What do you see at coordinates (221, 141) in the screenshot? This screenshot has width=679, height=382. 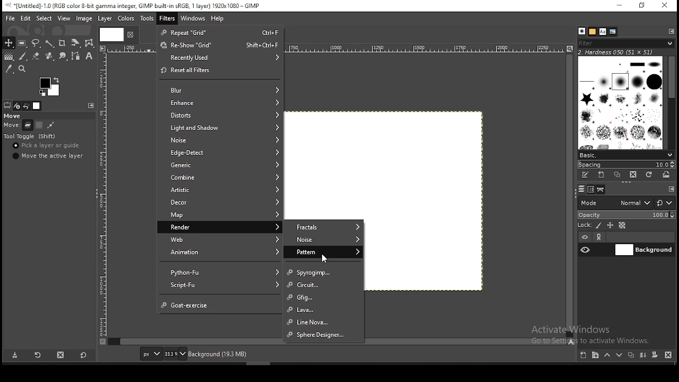 I see `noise` at bounding box center [221, 141].